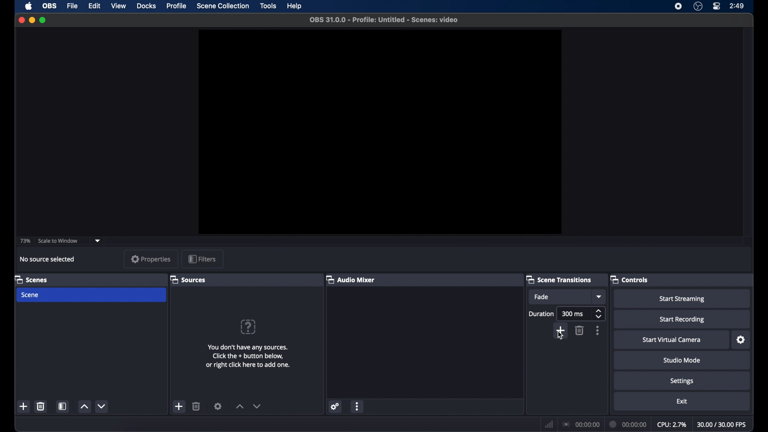  Describe the element at coordinates (559, 279) in the screenshot. I see `scene transitions` at that location.